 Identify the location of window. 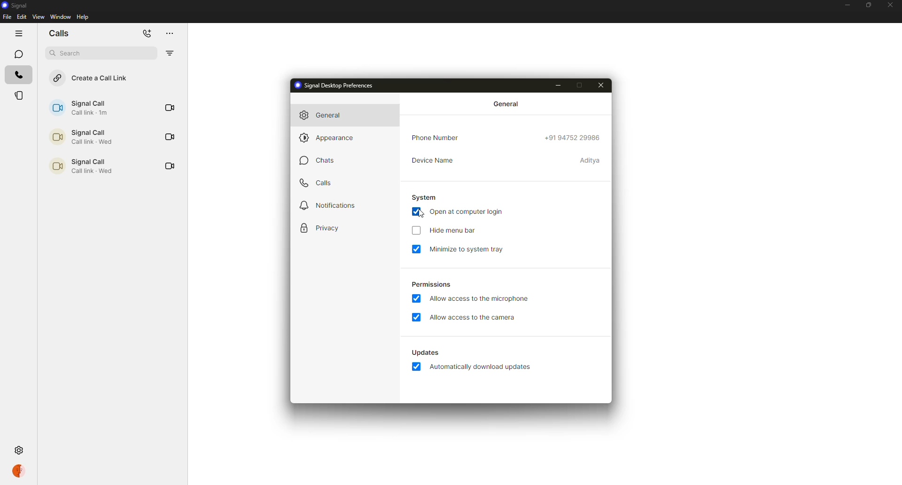
(61, 17).